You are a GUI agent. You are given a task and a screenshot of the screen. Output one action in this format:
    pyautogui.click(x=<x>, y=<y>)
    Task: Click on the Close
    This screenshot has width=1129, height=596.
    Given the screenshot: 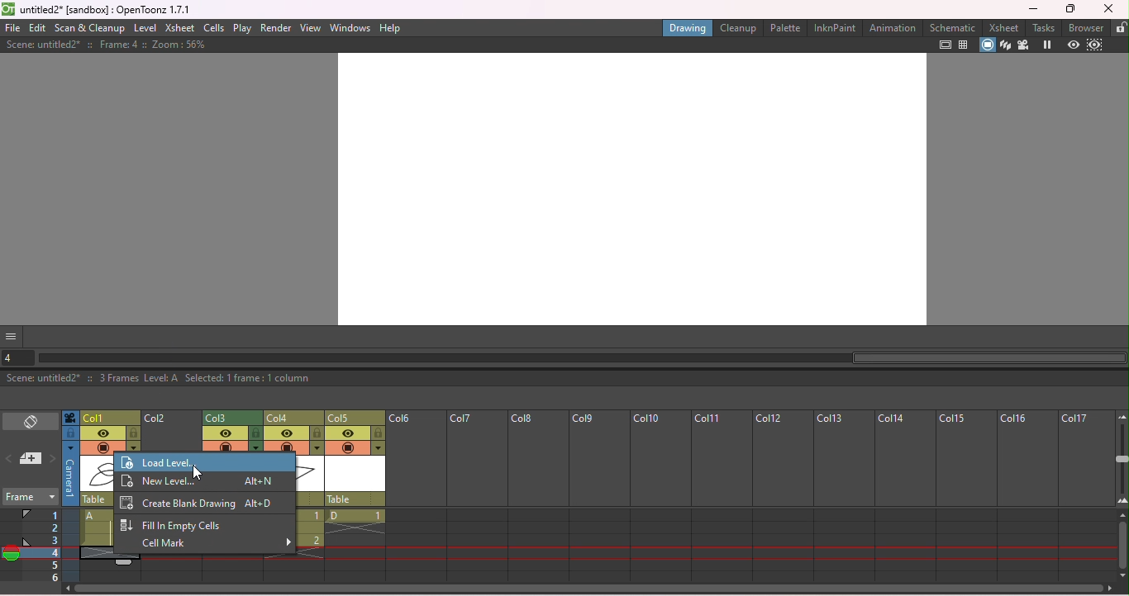 What is the action you would take?
    pyautogui.click(x=1108, y=8)
    